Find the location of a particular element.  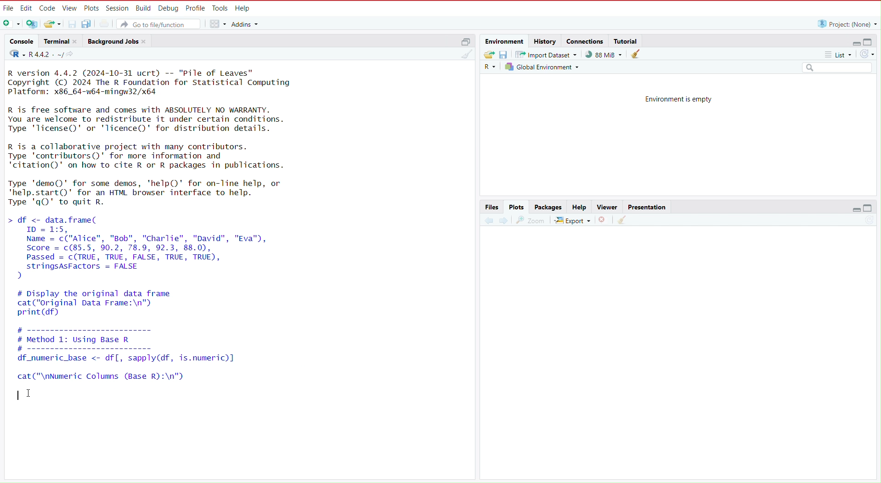

clear objects from the workspace is located at coordinates (635, 54).